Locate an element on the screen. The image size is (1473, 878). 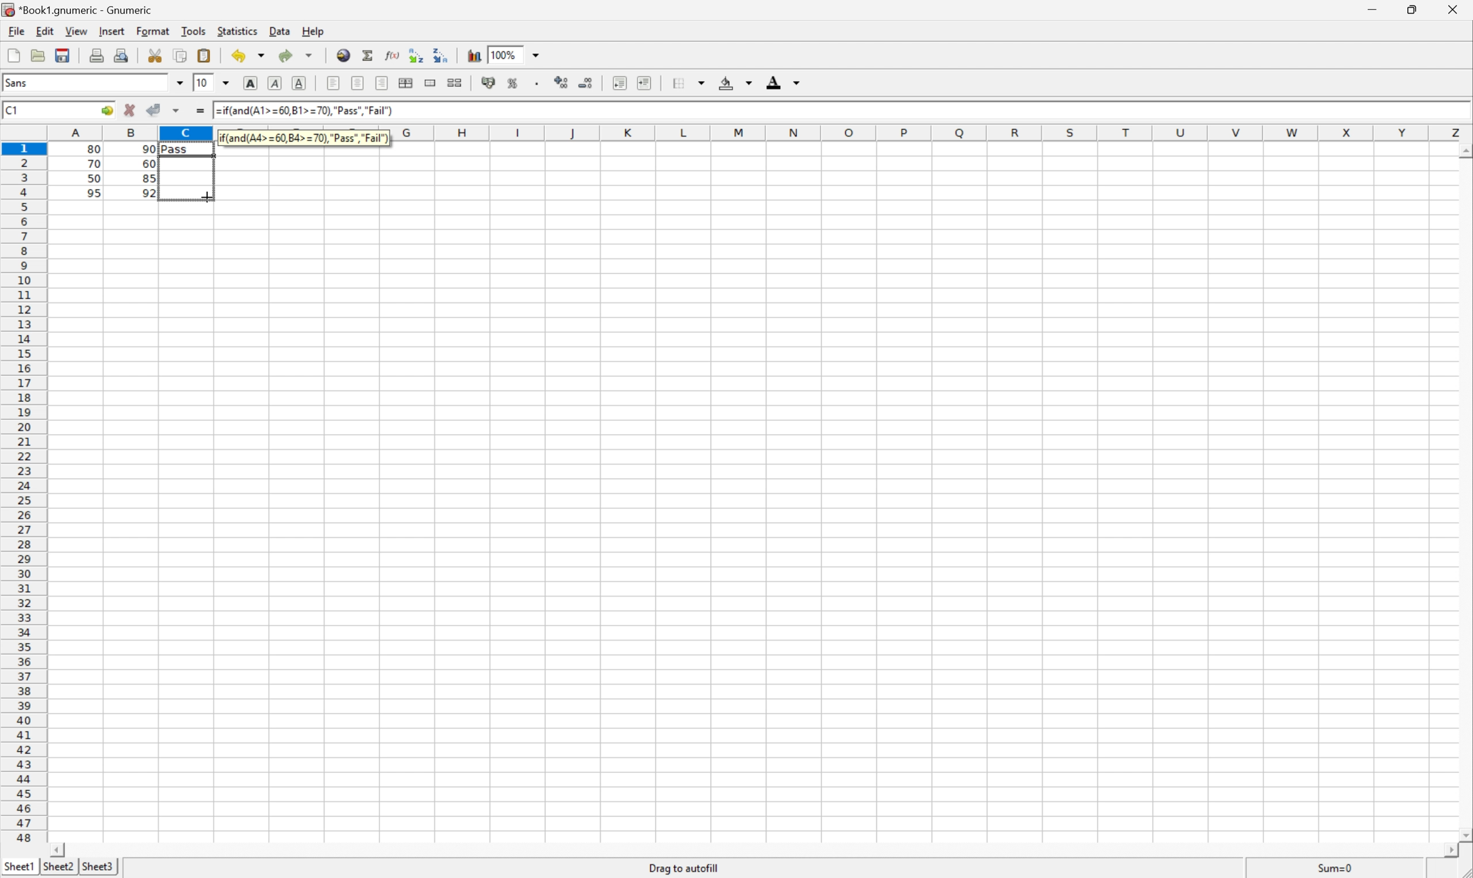
50 is located at coordinates (91, 179).